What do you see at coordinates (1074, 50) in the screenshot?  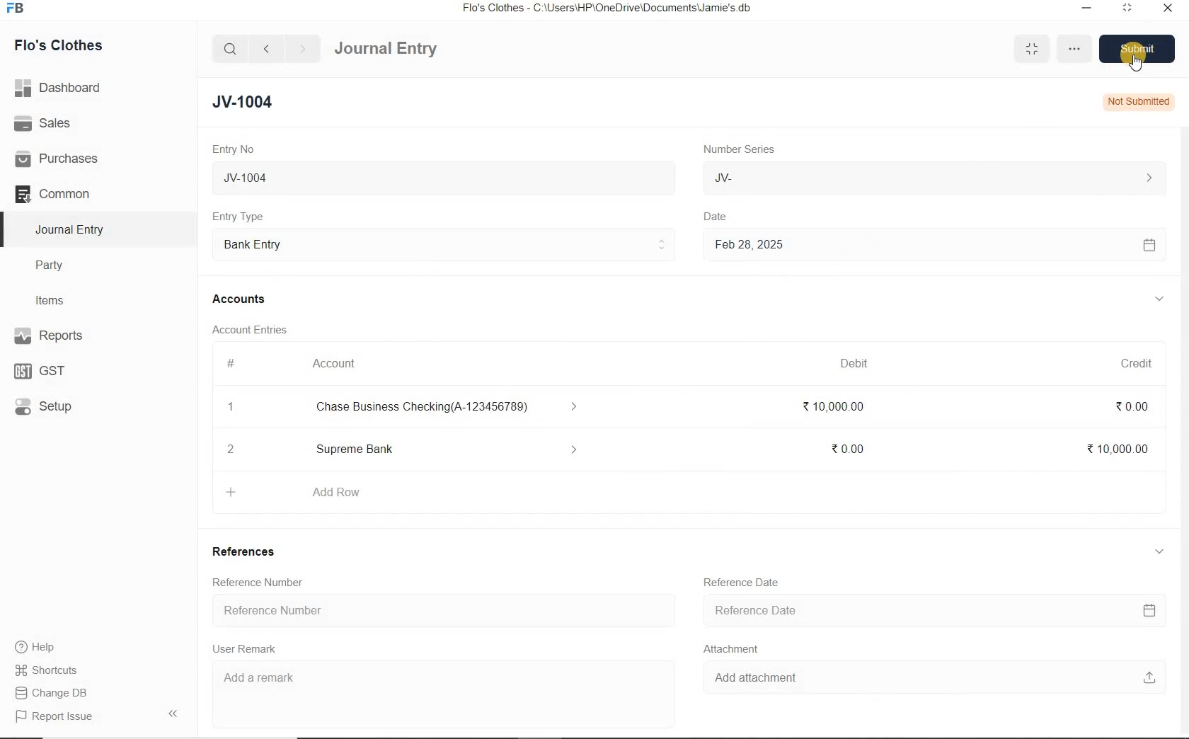 I see `more options` at bounding box center [1074, 50].